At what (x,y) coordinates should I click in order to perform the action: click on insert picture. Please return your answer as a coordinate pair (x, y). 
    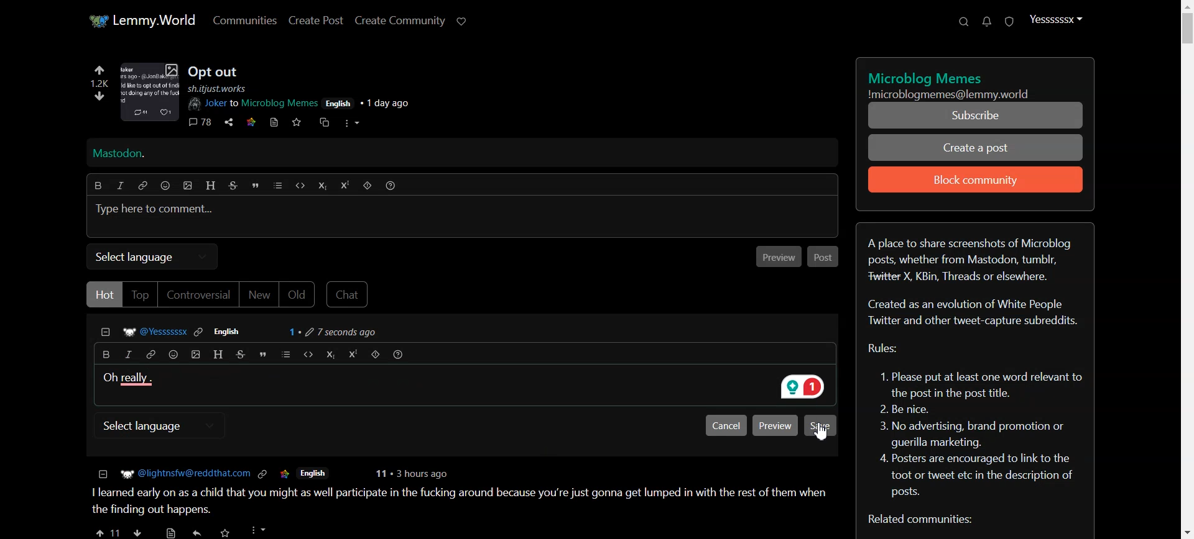
    Looking at the image, I should click on (188, 186).